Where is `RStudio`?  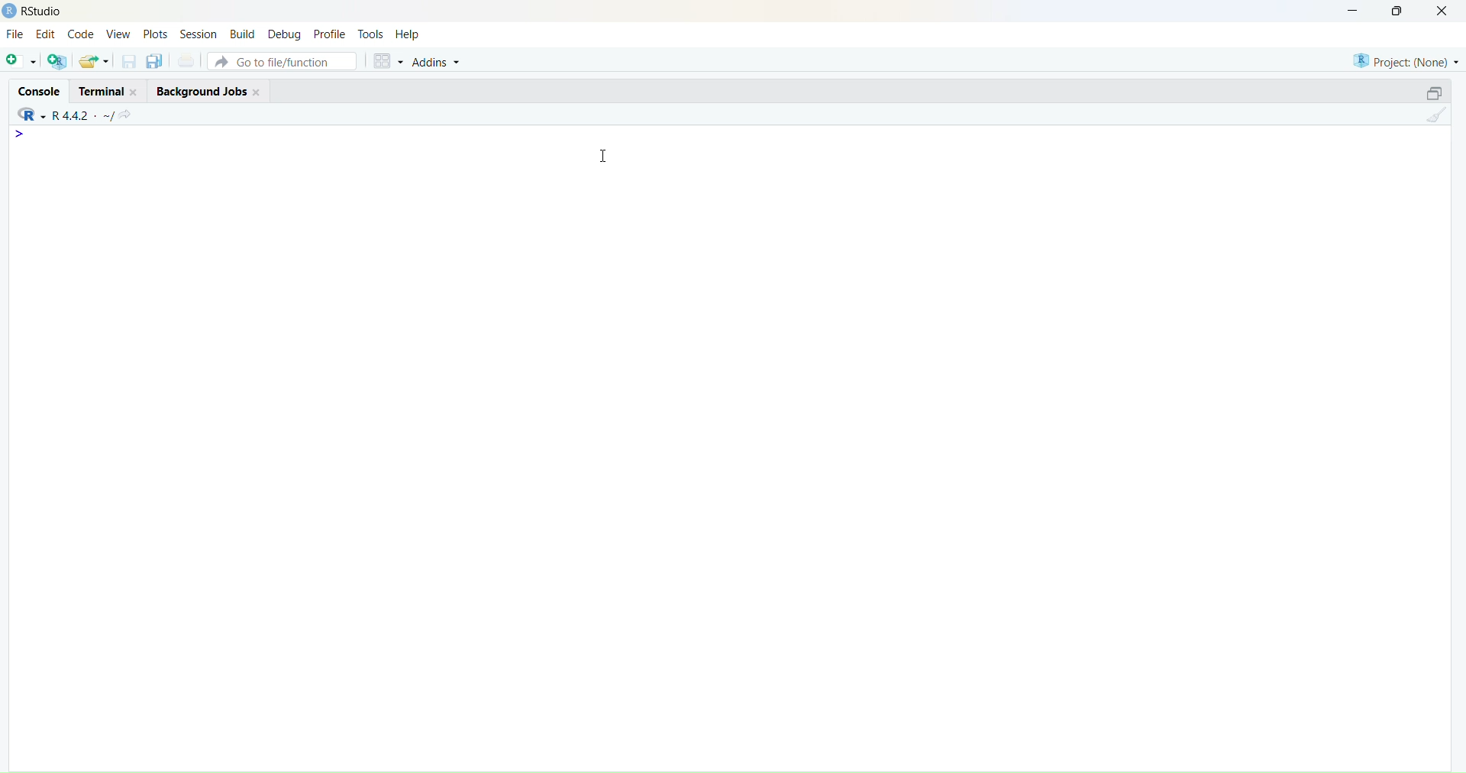 RStudio is located at coordinates (32, 11).